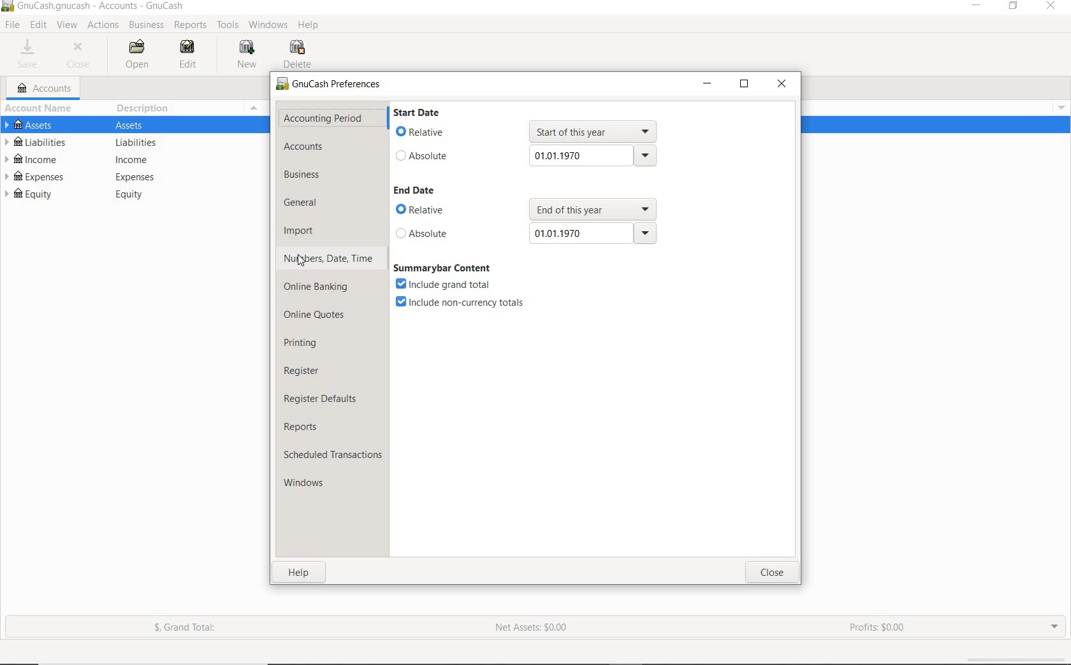 This screenshot has width=1071, height=665. Describe the element at coordinates (135, 54) in the screenshot. I see `OPEN` at that location.